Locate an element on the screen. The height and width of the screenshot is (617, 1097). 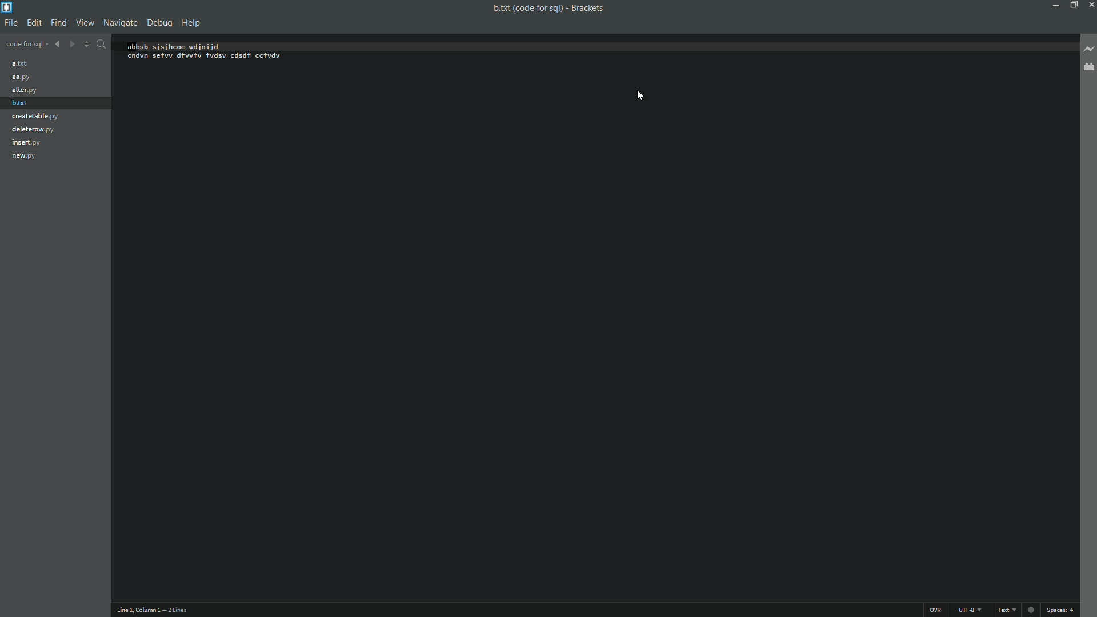
navigate forward is located at coordinates (71, 44).